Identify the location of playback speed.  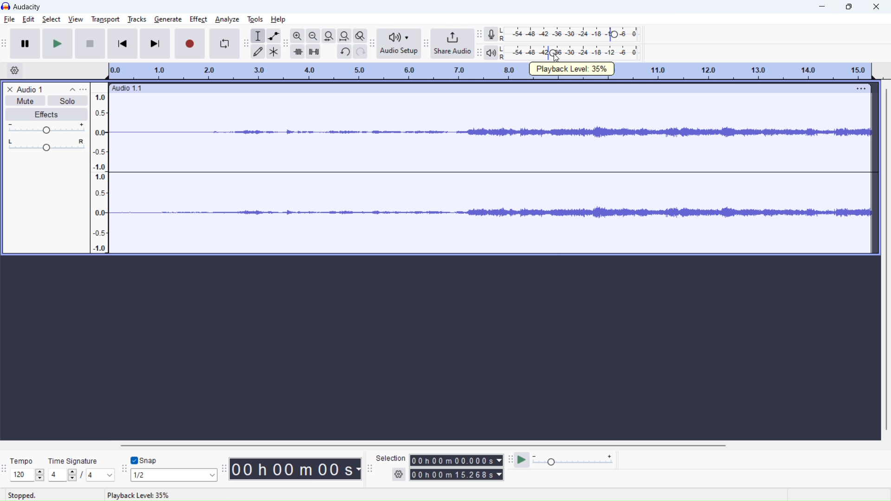
(573, 460).